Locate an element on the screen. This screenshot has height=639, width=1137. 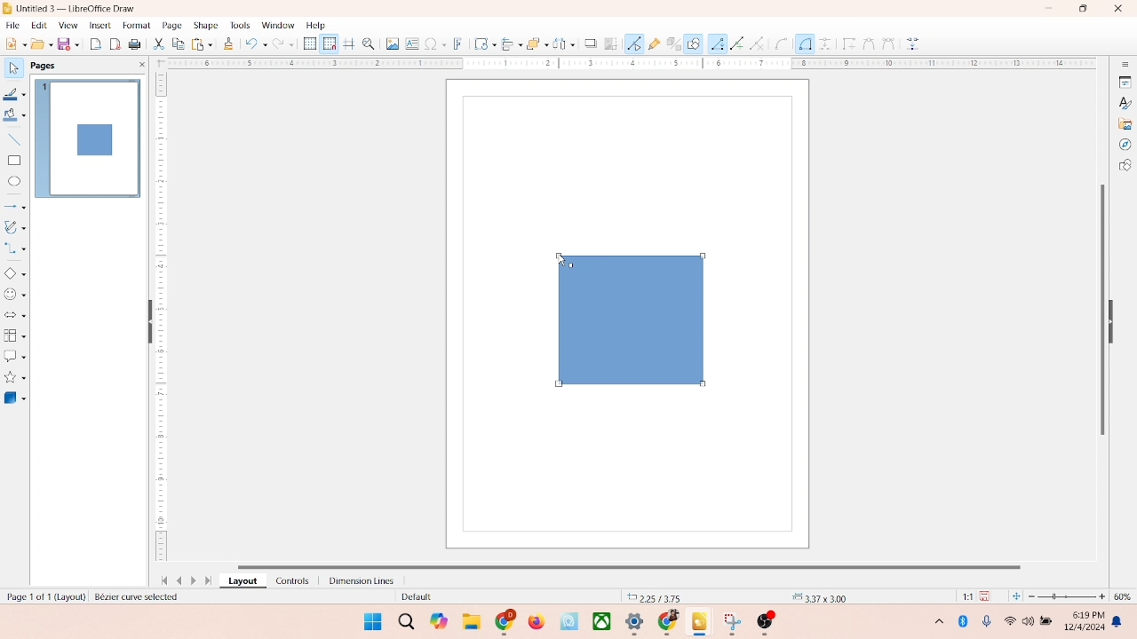
minimize is located at coordinates (1051, 8).